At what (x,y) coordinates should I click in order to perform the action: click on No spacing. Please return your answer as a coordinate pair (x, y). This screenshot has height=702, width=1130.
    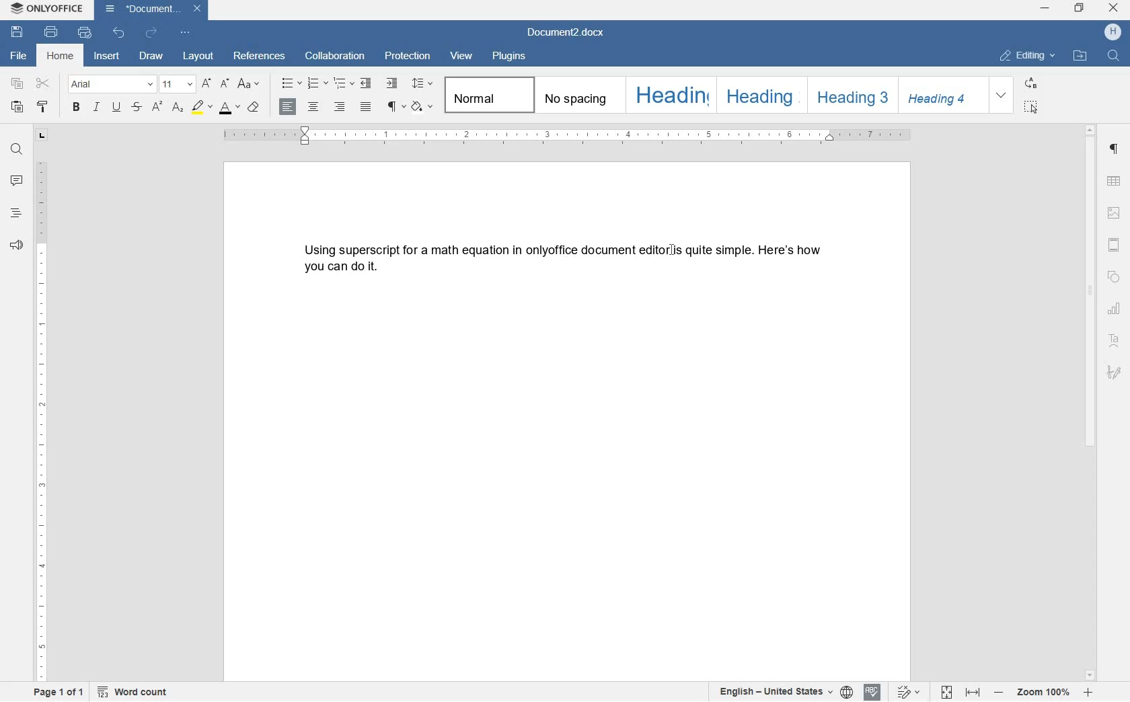
    Looking at the image, I should click on (575, 94).